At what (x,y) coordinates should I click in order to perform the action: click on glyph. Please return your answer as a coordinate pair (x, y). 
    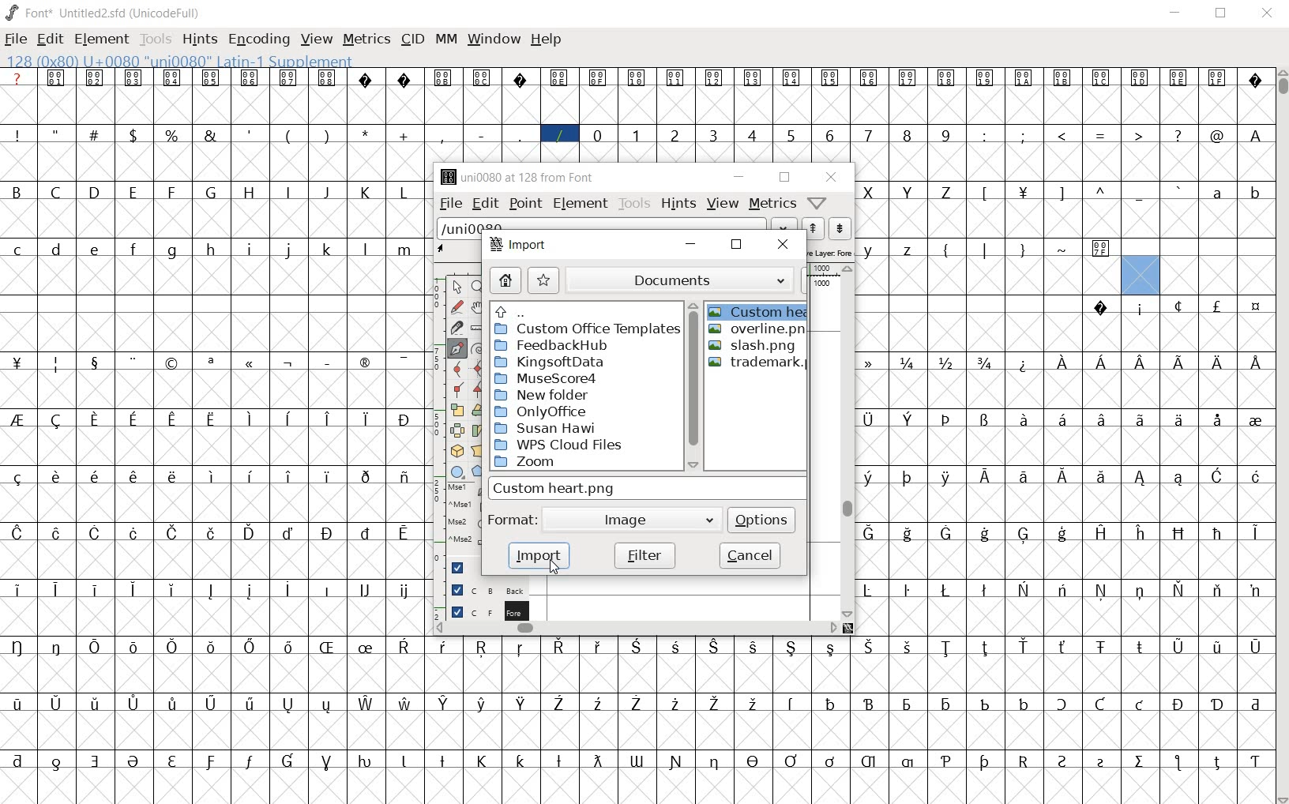
    Looking at the image, I should click on (1023, 251).